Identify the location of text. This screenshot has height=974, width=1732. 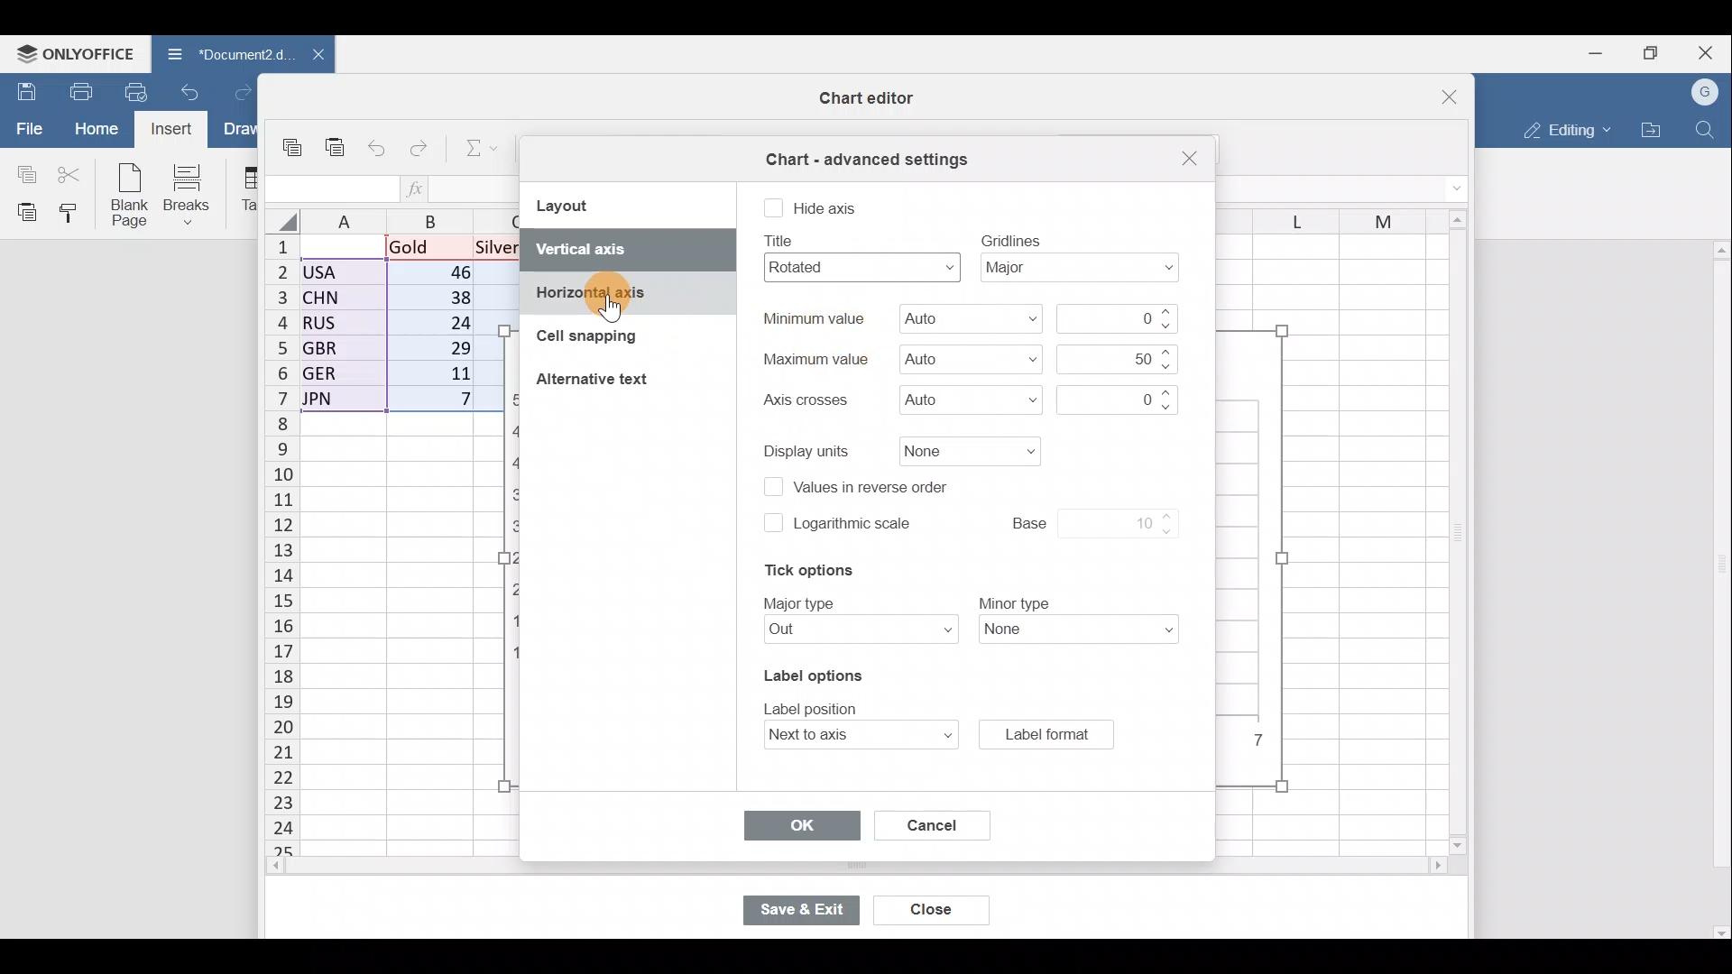
(816, 706).